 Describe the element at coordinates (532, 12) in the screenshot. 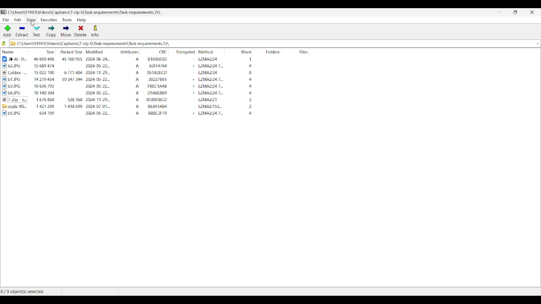

I see `Close interface` at that location.